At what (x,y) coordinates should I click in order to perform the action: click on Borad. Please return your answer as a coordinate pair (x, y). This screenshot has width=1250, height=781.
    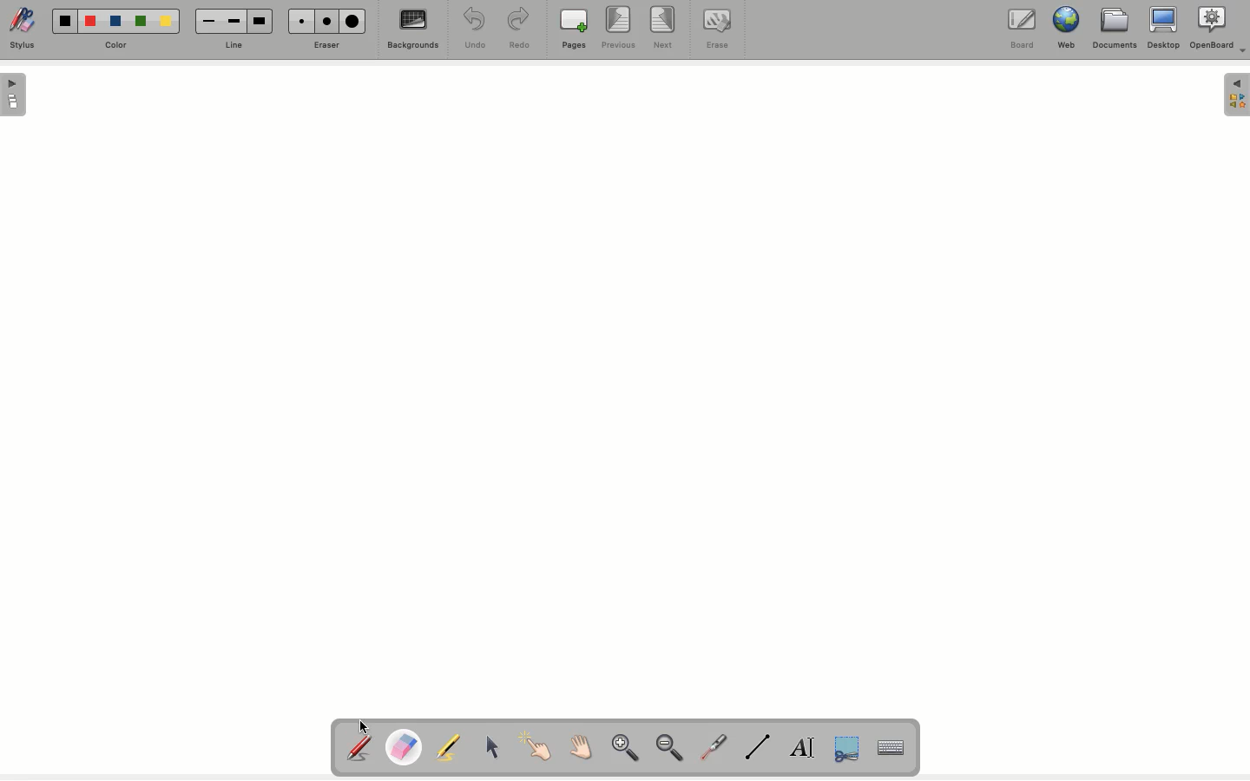
    Looking at the image, I should click on (1023, 31).